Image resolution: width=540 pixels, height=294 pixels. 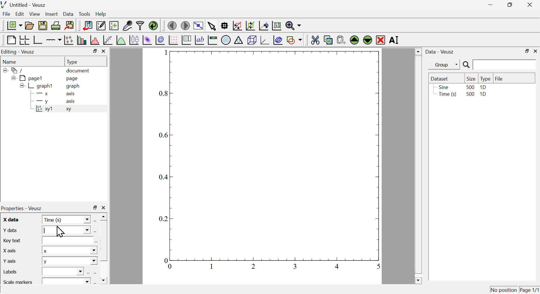 What do you see at coordinates (13, 25) in the screenshot?
I see `new document` at bounding box center [13, 25].